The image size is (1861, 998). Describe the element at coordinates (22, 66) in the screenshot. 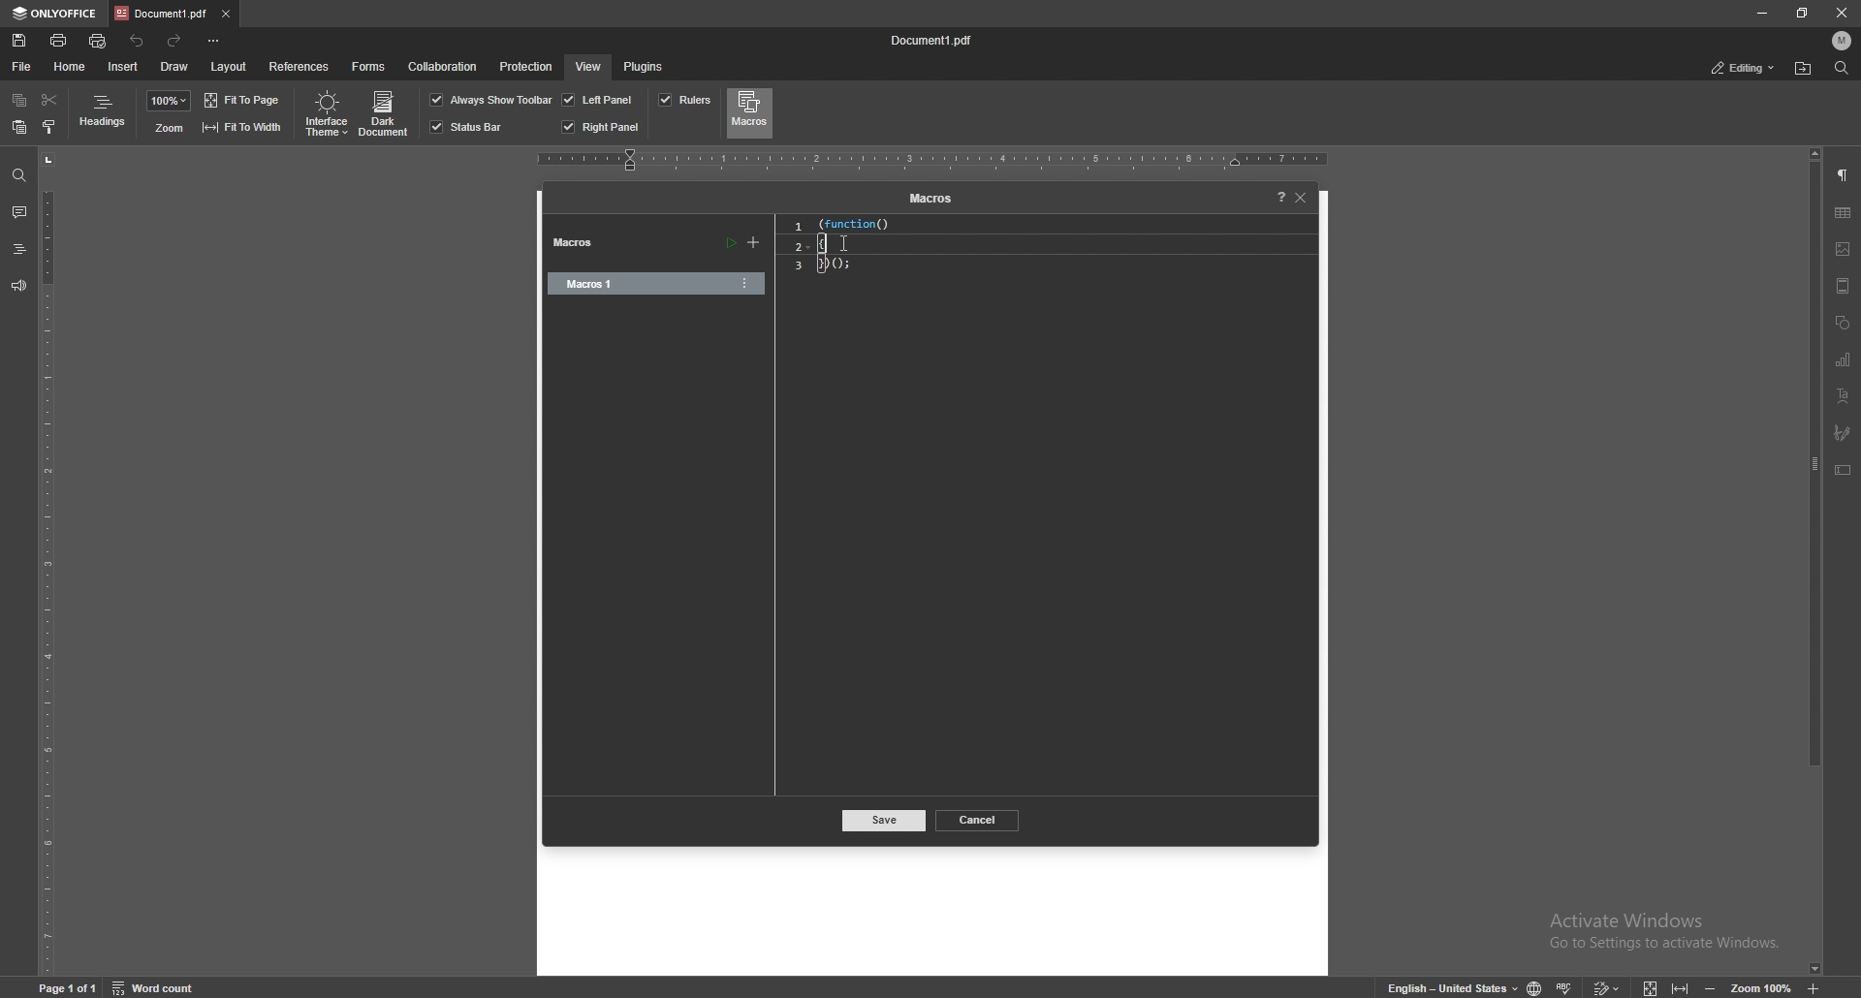

I see `file` at that location.